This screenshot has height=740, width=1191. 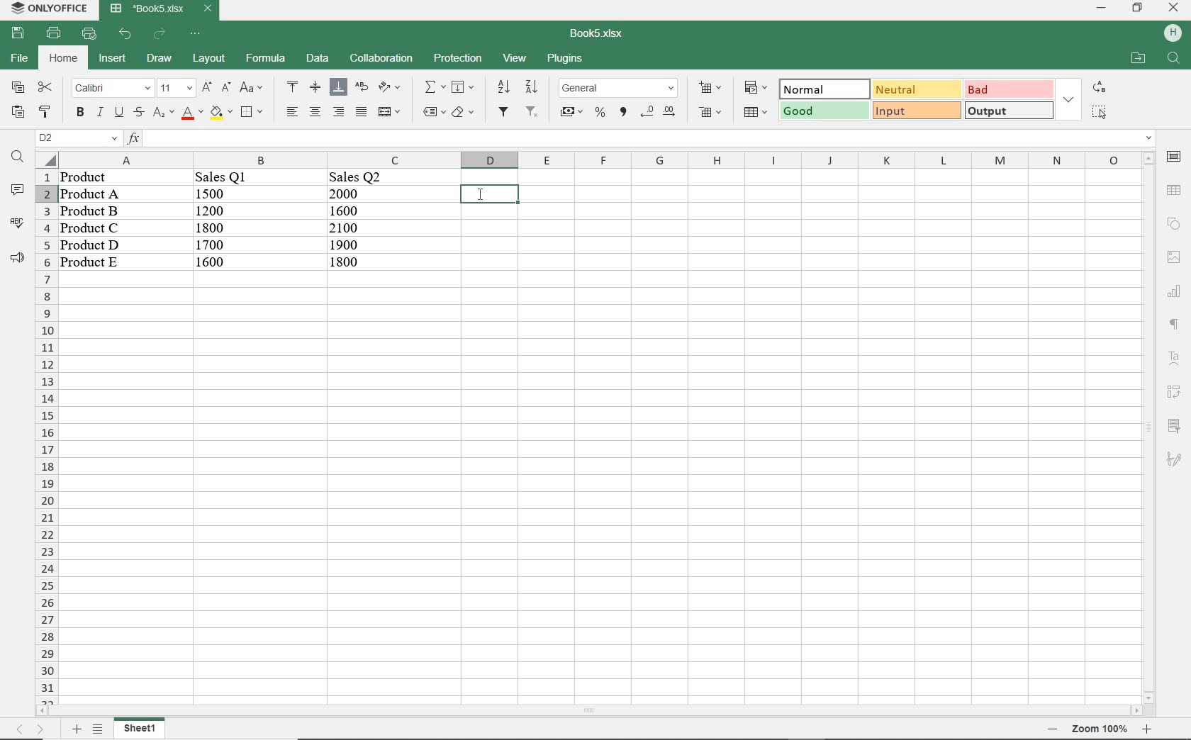 I want to click on align bottom, so click(x=338, y=89).